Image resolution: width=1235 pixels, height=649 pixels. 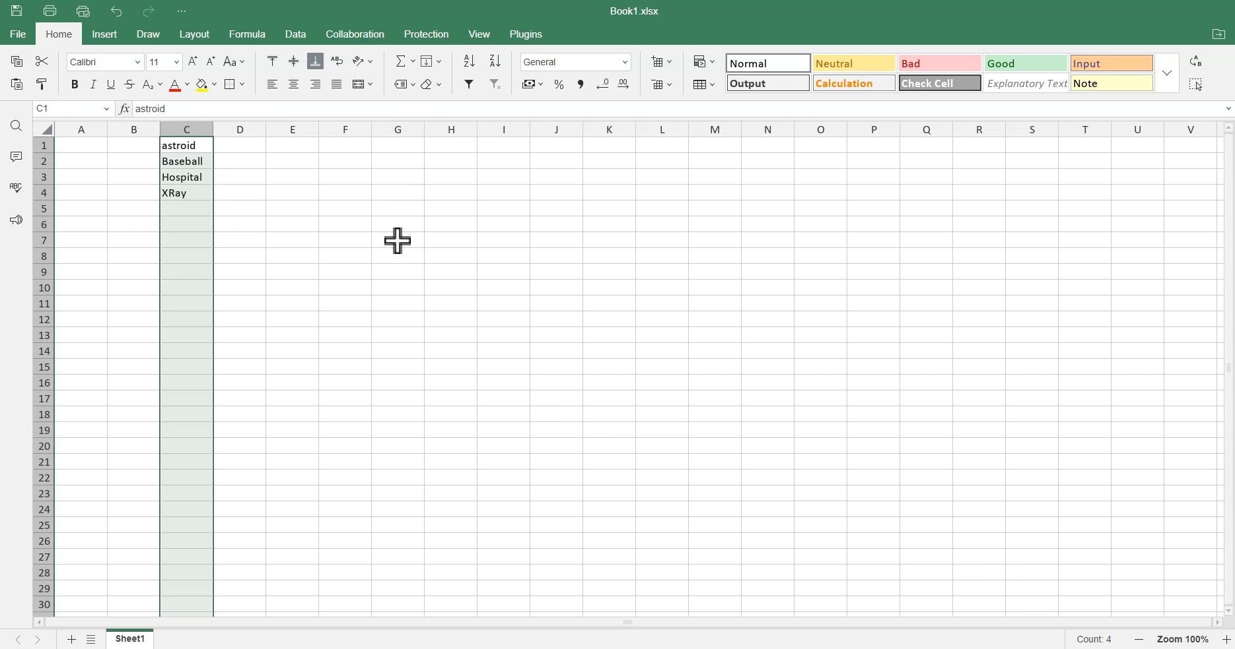 What do you see at coordinates (1113, 86) in the screenshot?
I see `Note` at bounding box center [1113, 86].